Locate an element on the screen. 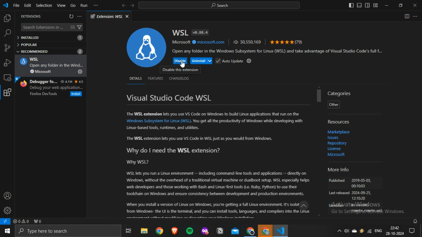  screen is located at coordinates (7, 78).